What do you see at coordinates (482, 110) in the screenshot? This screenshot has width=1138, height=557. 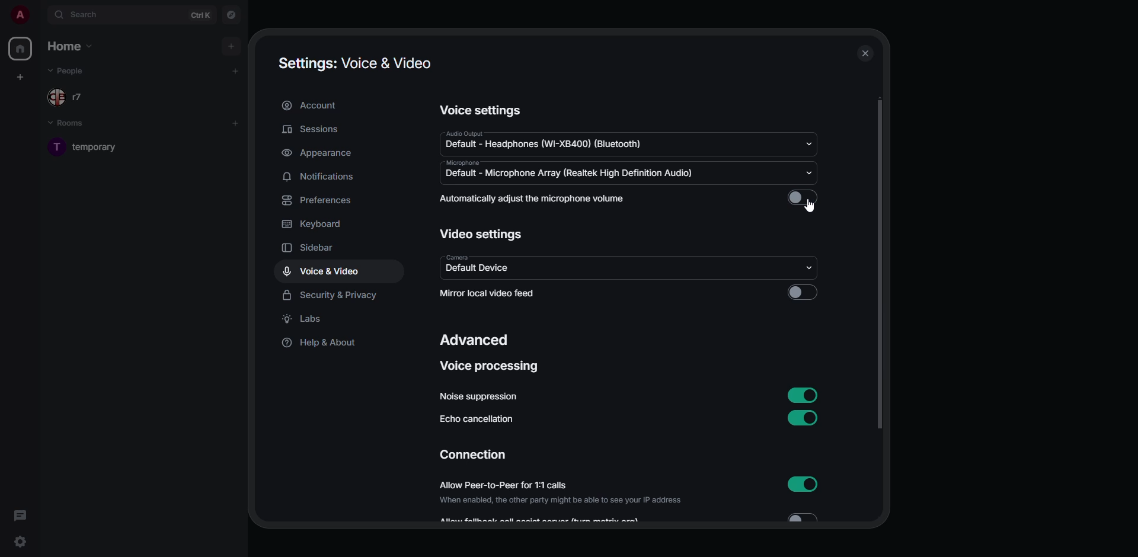 I see `voice settings` at bounding box center [482, 110].